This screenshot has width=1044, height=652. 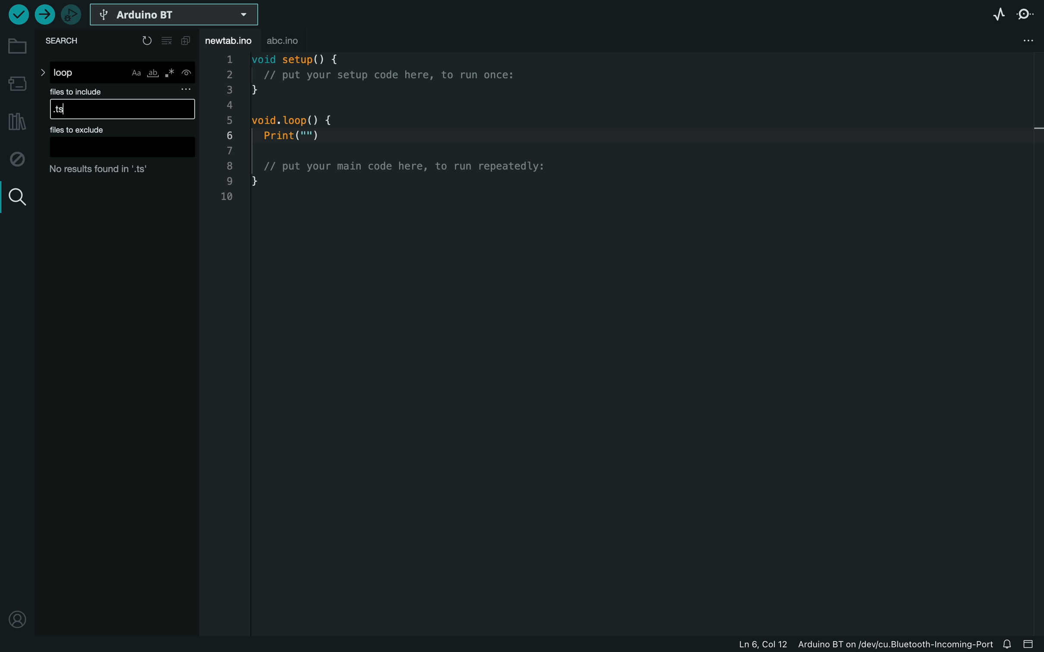 What do you see at coordinates (403, 138) in the screenshot?
I see `void setup() {// put your setup code here, to run once:}void. loop() {Print("")// put your main code here, to run repeatedly:}` at bounding box center [403, 138].